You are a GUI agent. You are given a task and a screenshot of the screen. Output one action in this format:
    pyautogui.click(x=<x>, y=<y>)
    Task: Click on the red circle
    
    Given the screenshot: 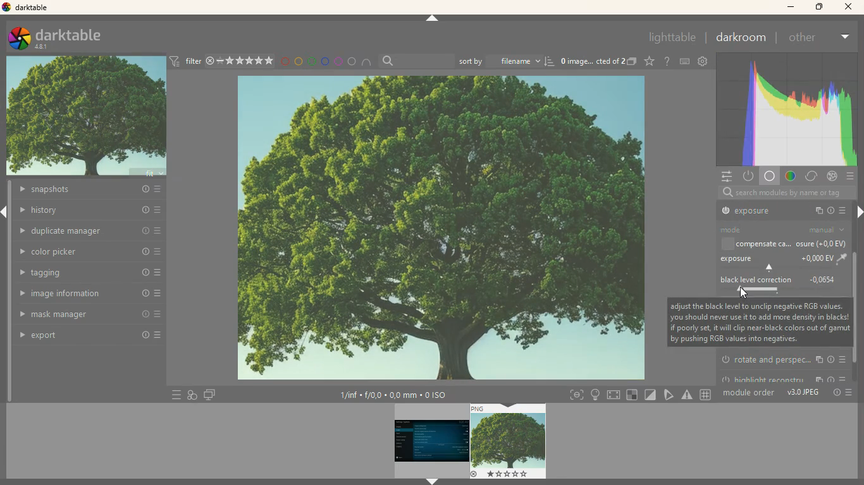 What is the action you would take?
    pyautogui.click(x=285, y=62)
    